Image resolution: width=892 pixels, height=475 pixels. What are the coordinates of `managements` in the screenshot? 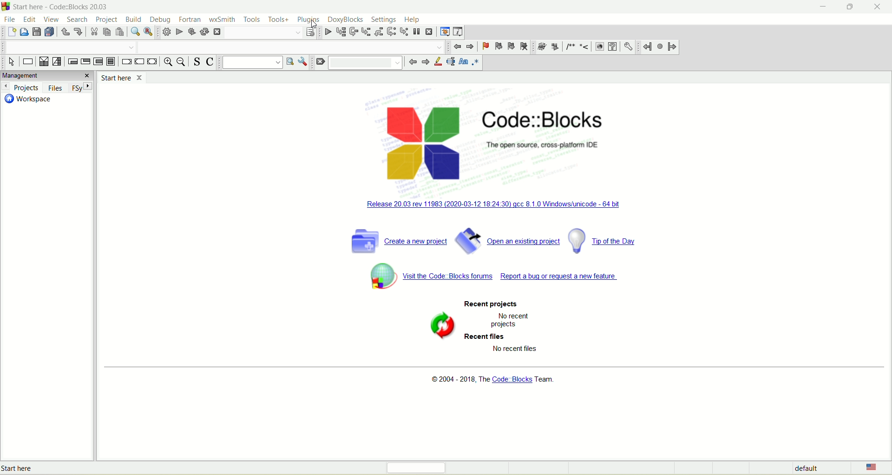 It's located at (46, 76).